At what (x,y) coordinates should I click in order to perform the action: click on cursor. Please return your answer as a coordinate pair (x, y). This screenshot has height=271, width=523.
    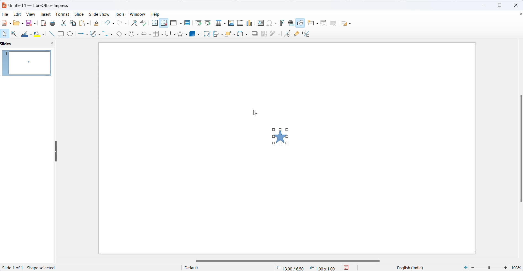
    Looking at the image, I should click on (257, 115).